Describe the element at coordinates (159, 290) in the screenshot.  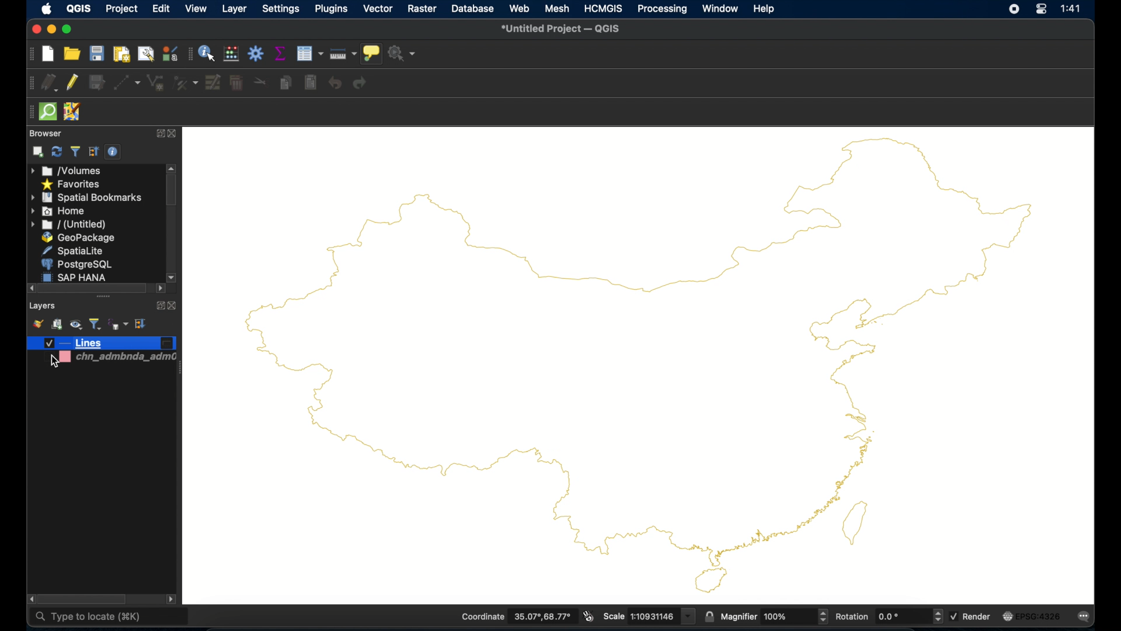
I see `scrol lleft arrow` at that location.